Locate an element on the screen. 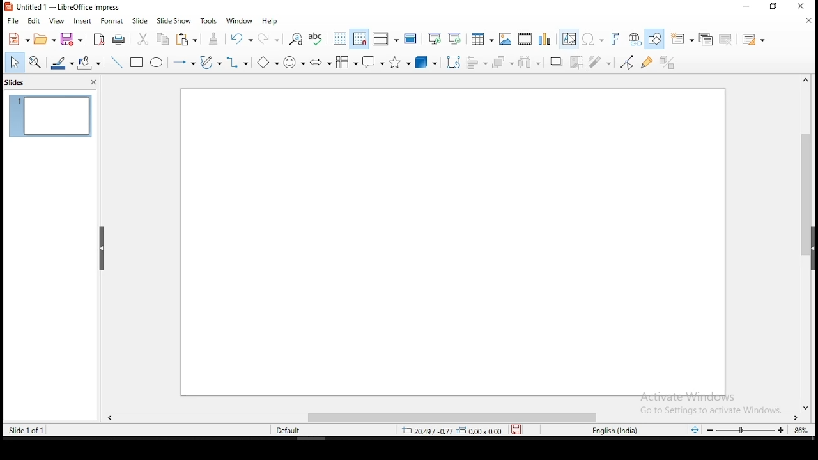 The width and height of the screenshot is (818, 460). file is located at coordinates (13, 20).